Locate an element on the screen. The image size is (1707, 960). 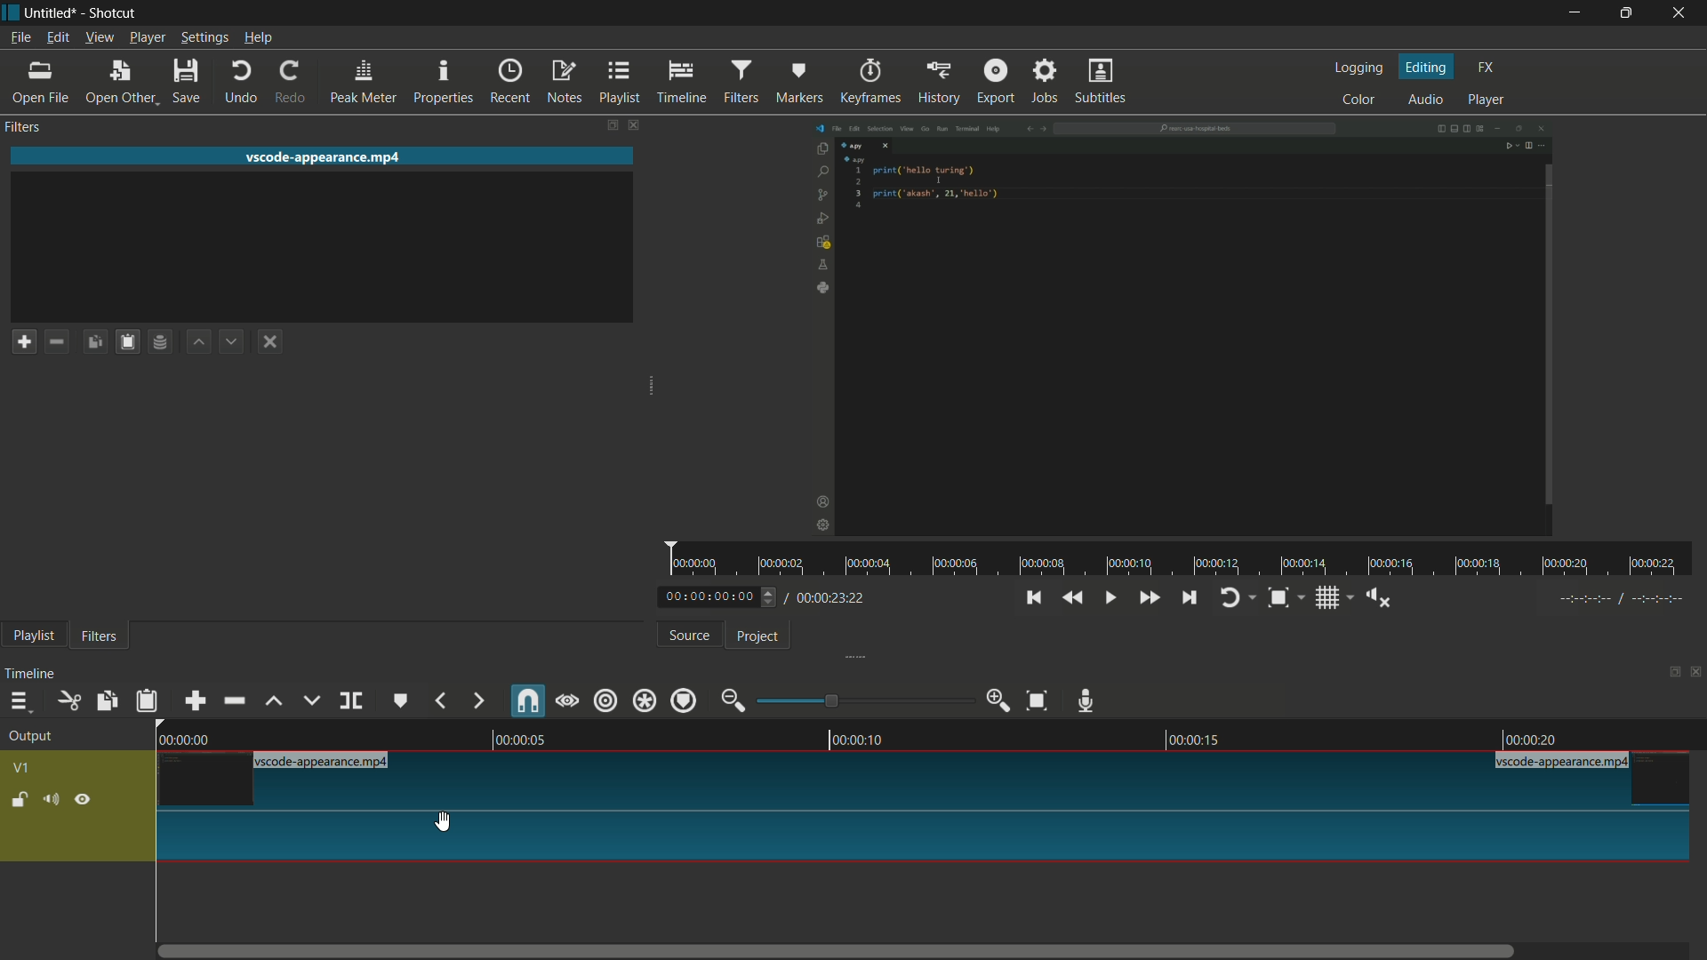
deselect the filter is located at coordinates (270, 342).